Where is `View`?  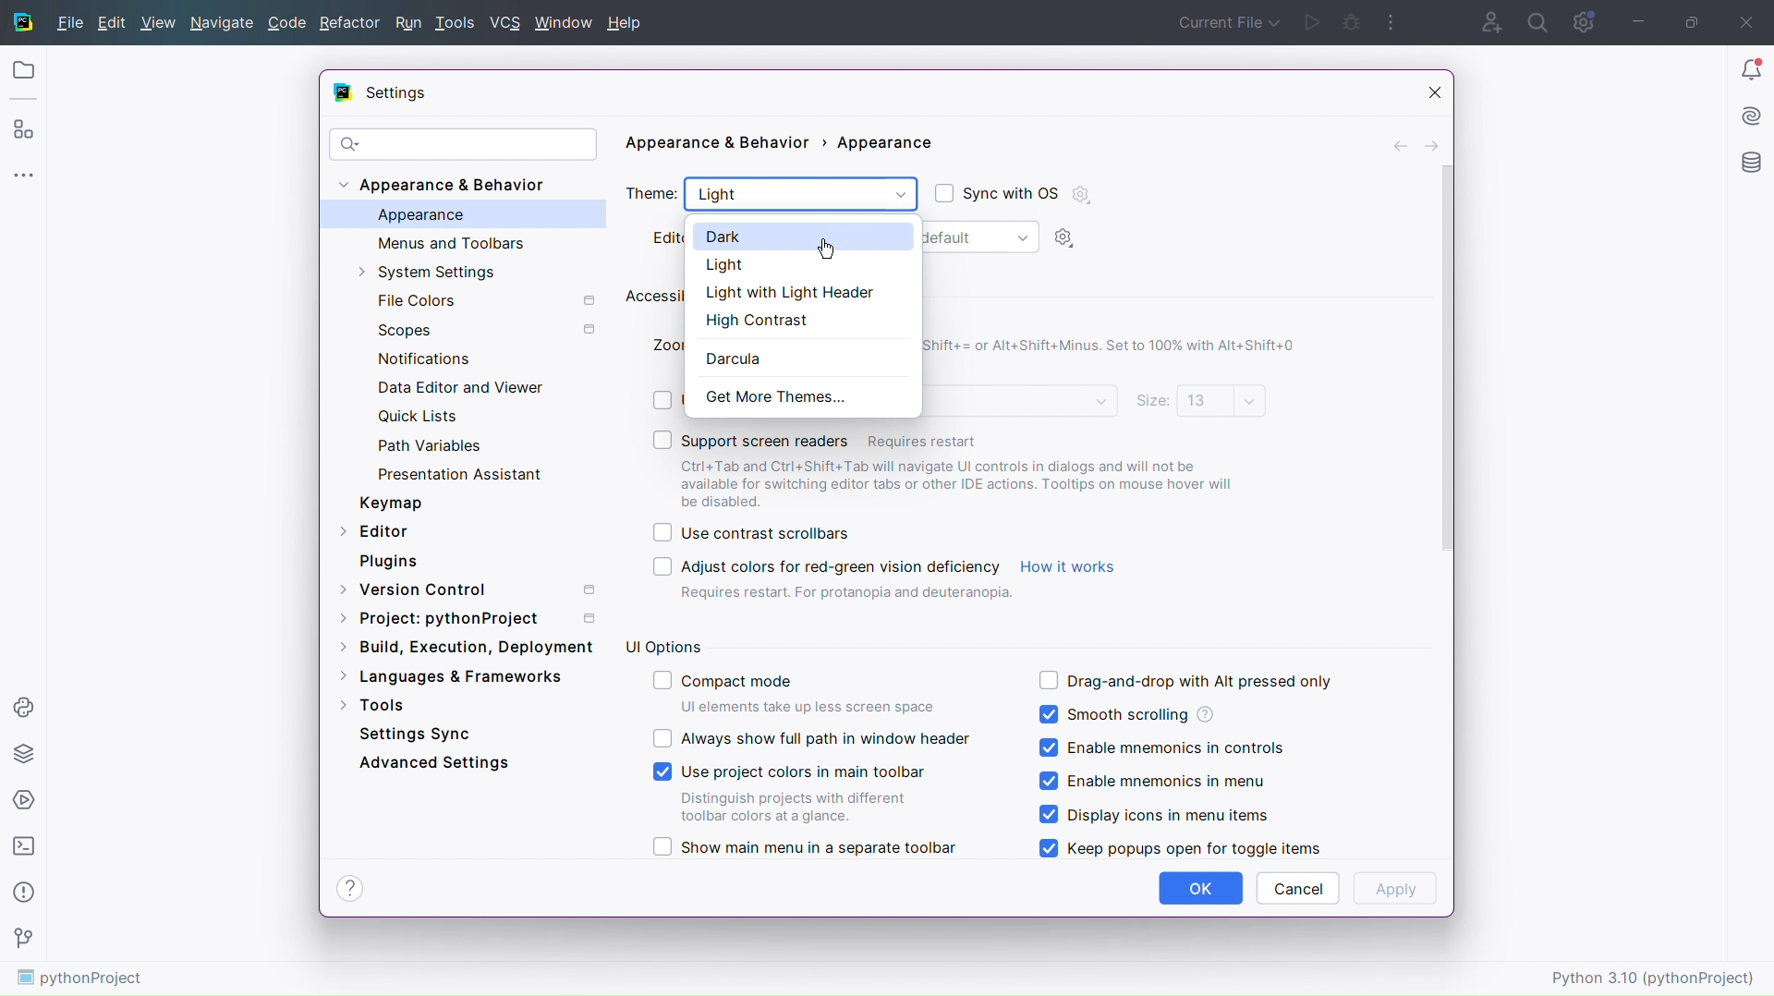
View is located at coordinates (158, 22).